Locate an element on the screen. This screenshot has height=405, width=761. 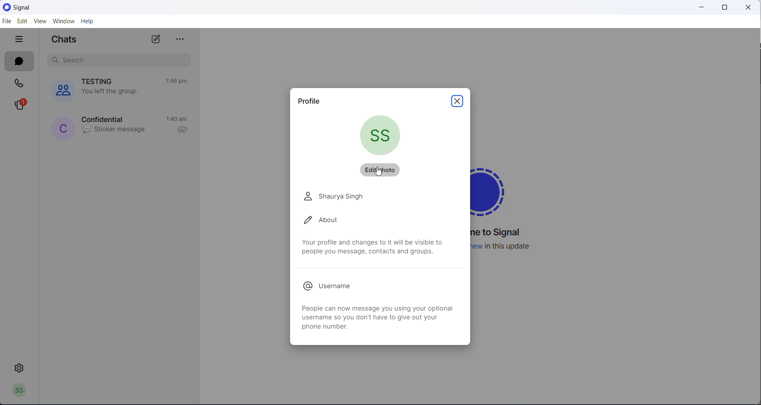
stories is located at coordinates (19, 106).